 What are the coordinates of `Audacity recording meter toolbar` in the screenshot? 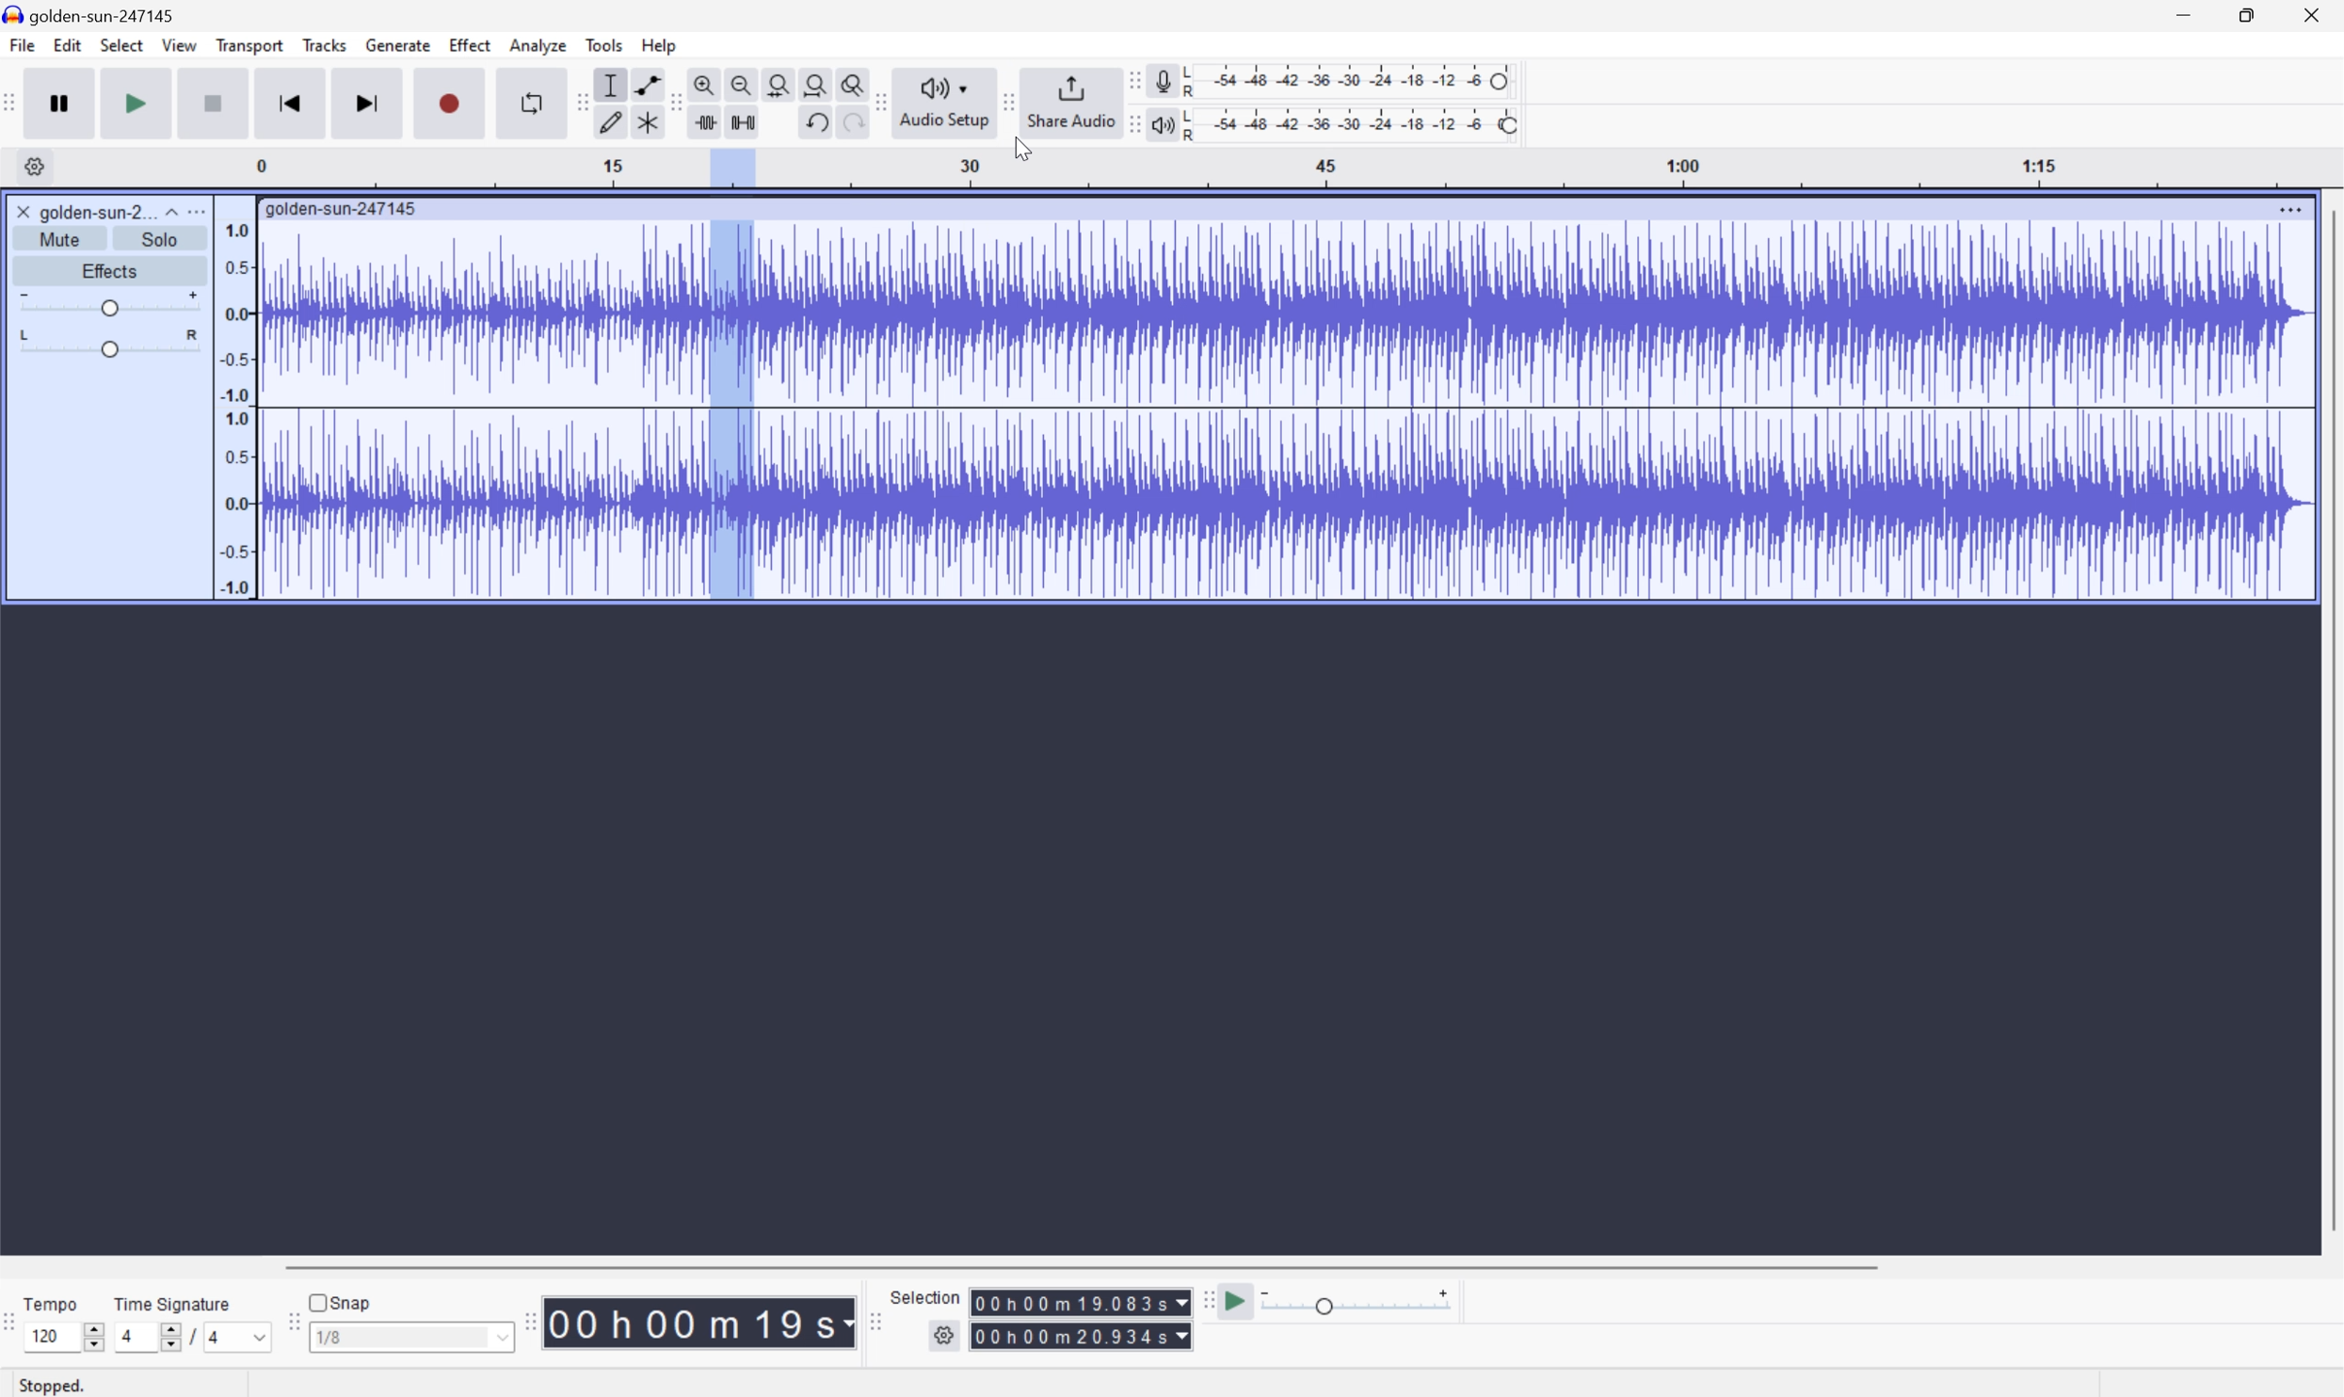 It's located at (1132, 80).